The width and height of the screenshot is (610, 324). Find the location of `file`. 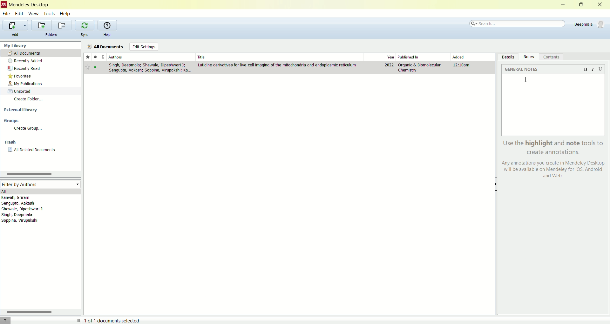

file is located at coordinates (7, 14).